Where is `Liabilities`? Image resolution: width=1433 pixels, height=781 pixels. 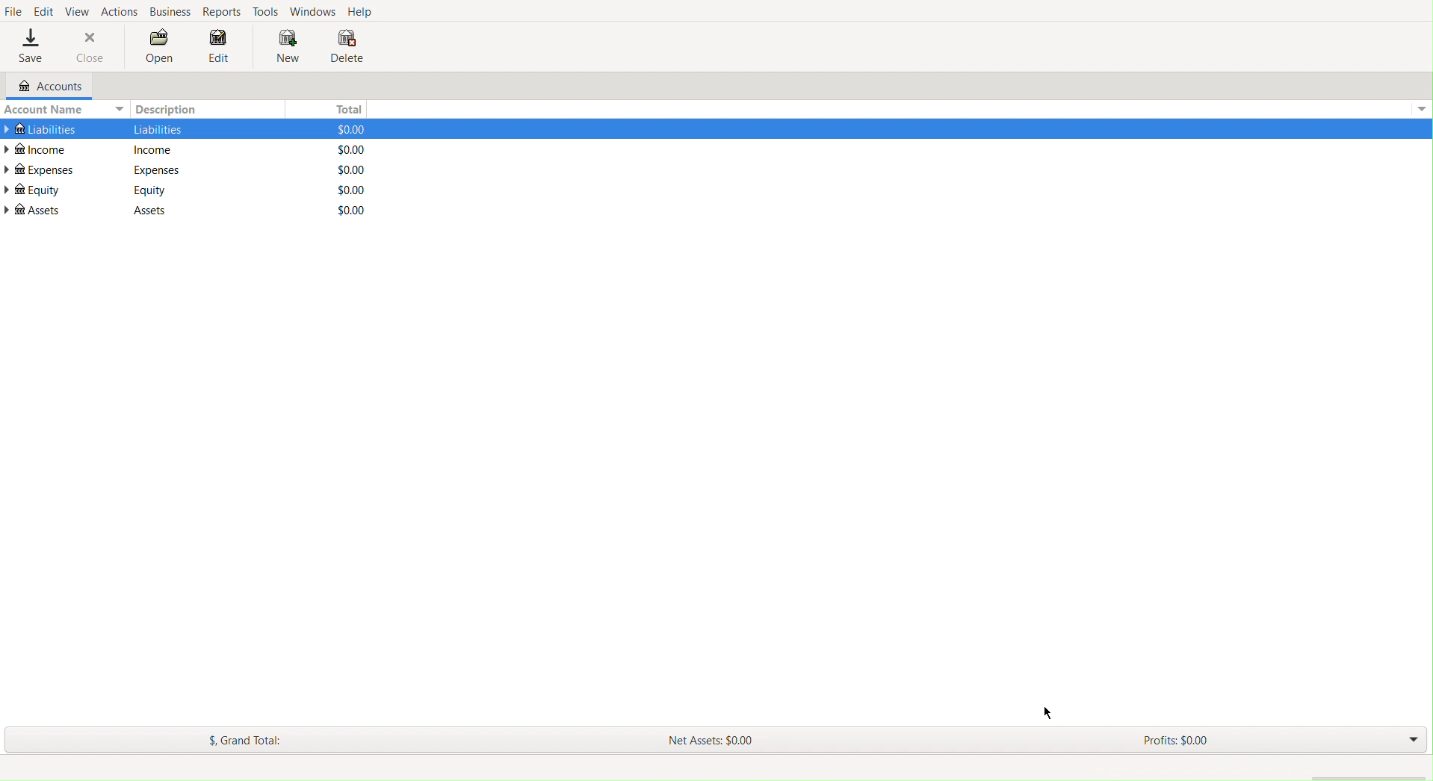
Liabilities is located at coordinates (40, 127).